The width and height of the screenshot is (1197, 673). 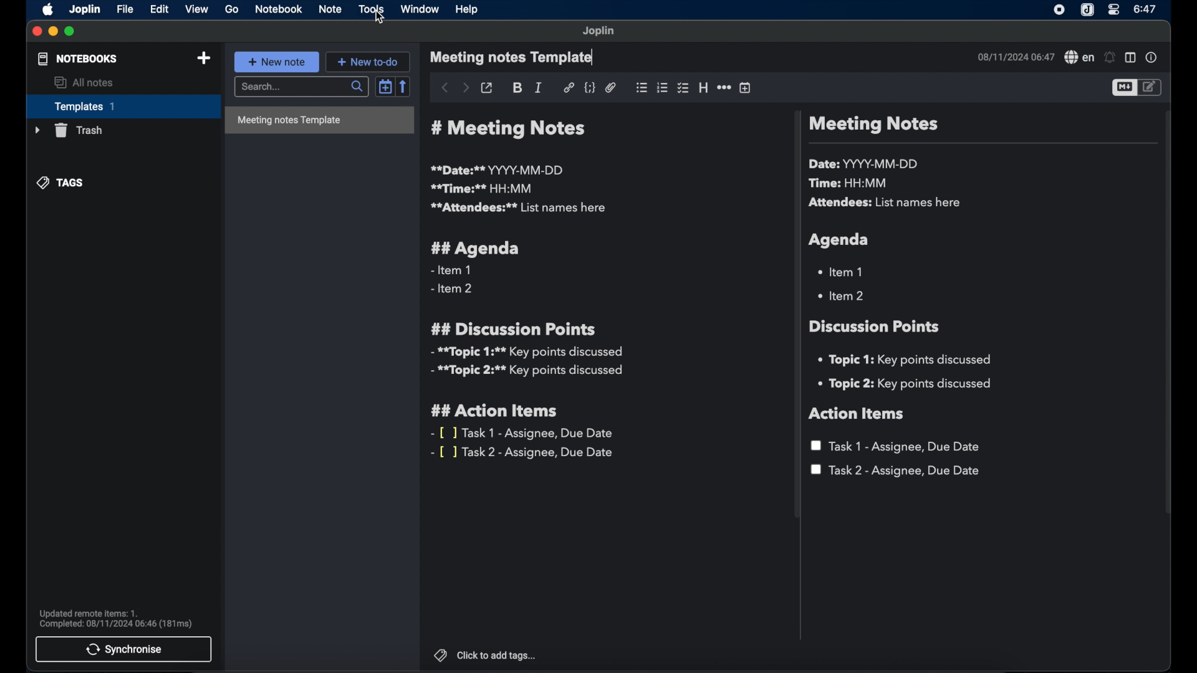 What do you see at coordinates (420, 10) in the screenshot?
I see `window` at bounding box center [420, 10].